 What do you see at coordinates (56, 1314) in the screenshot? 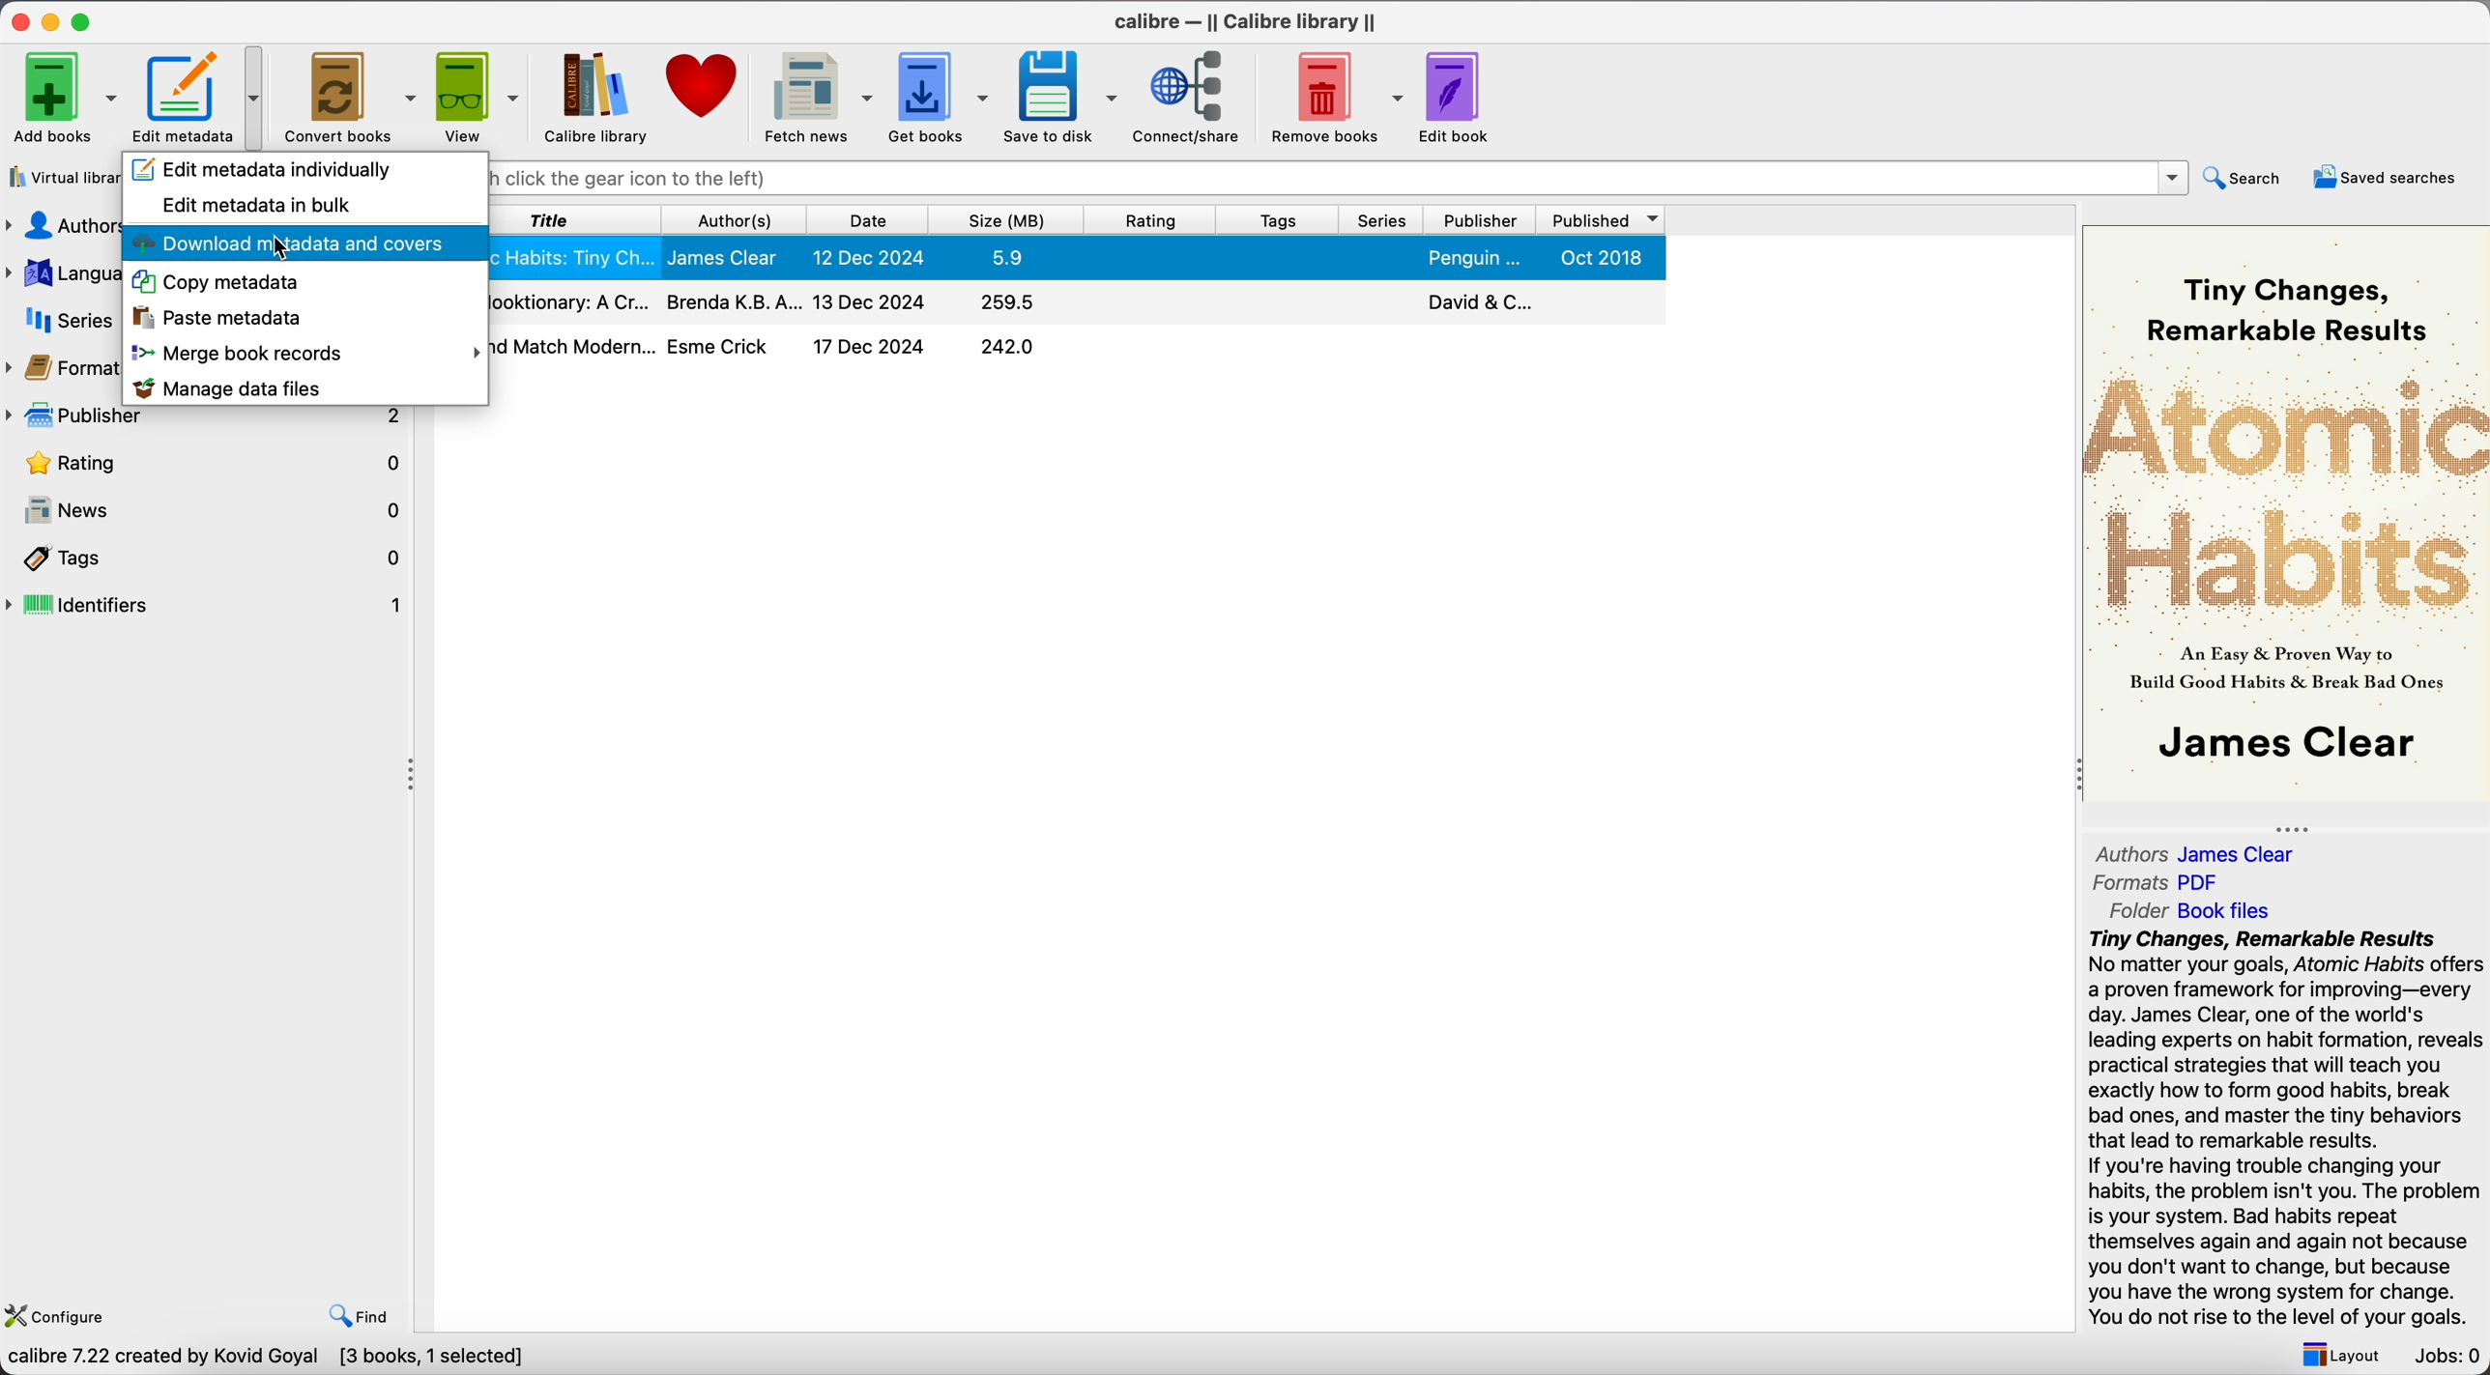
I see `configure` at bounding box center [56, 1314].